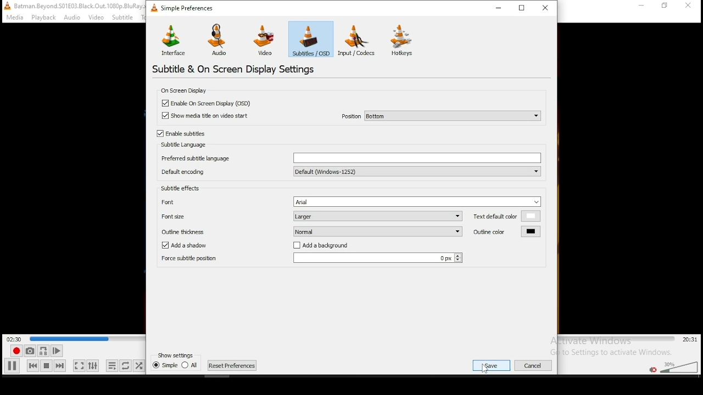 The image size is (703, 395). I want to click on position Bottom, so click(440, 115).